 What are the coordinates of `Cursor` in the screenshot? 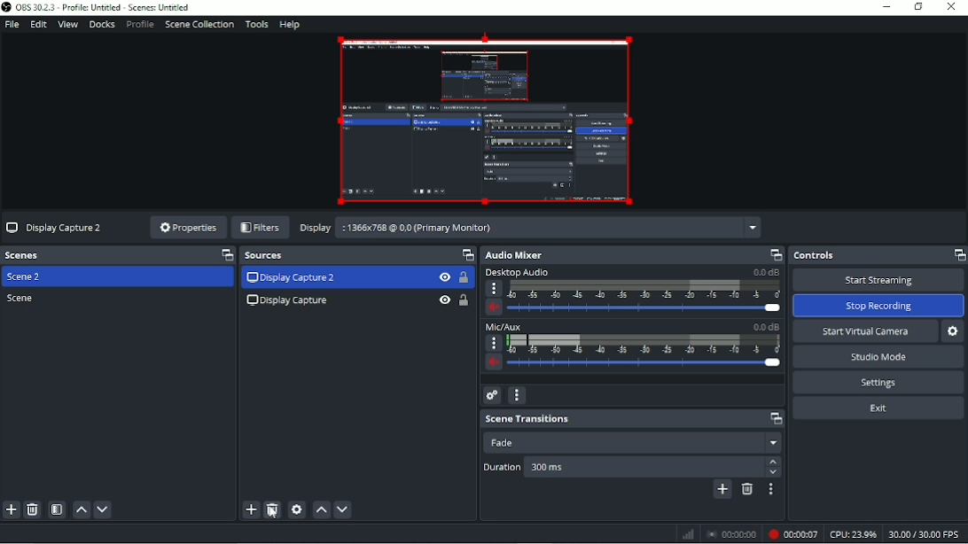 It's located at (546, 295).